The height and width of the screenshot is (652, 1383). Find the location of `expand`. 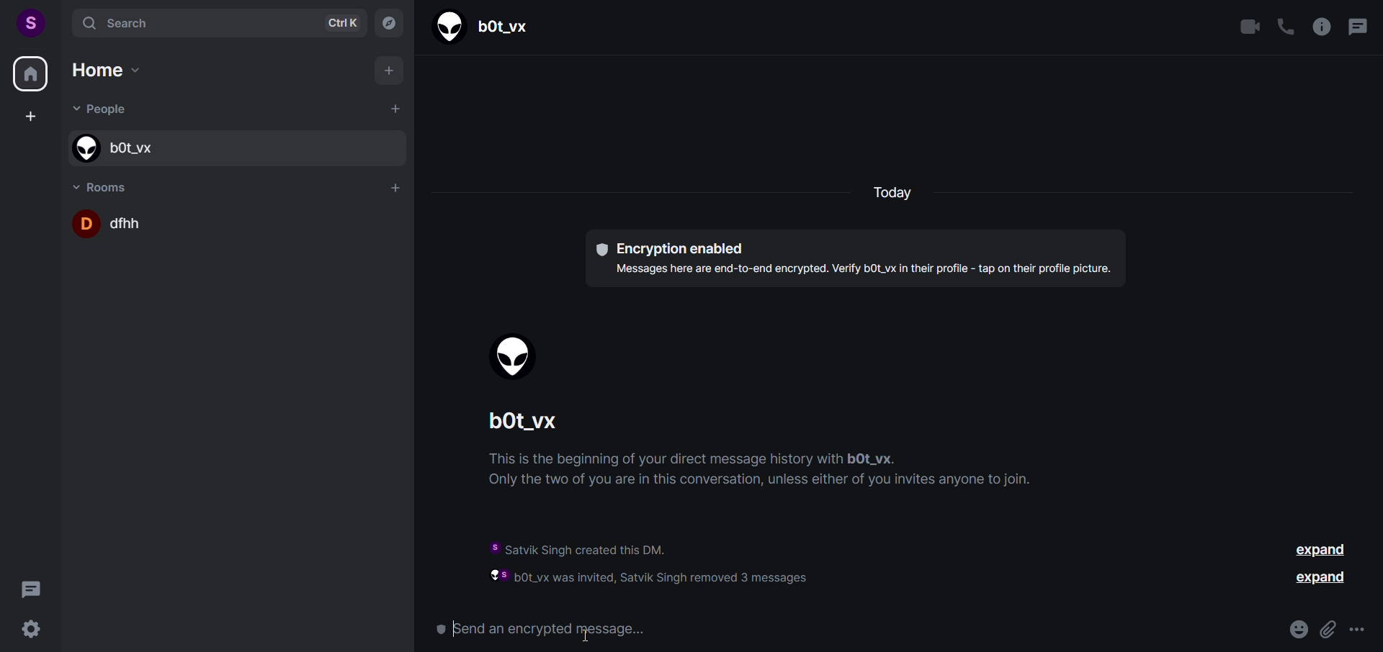

expand is located at coordinates (1321, 549).